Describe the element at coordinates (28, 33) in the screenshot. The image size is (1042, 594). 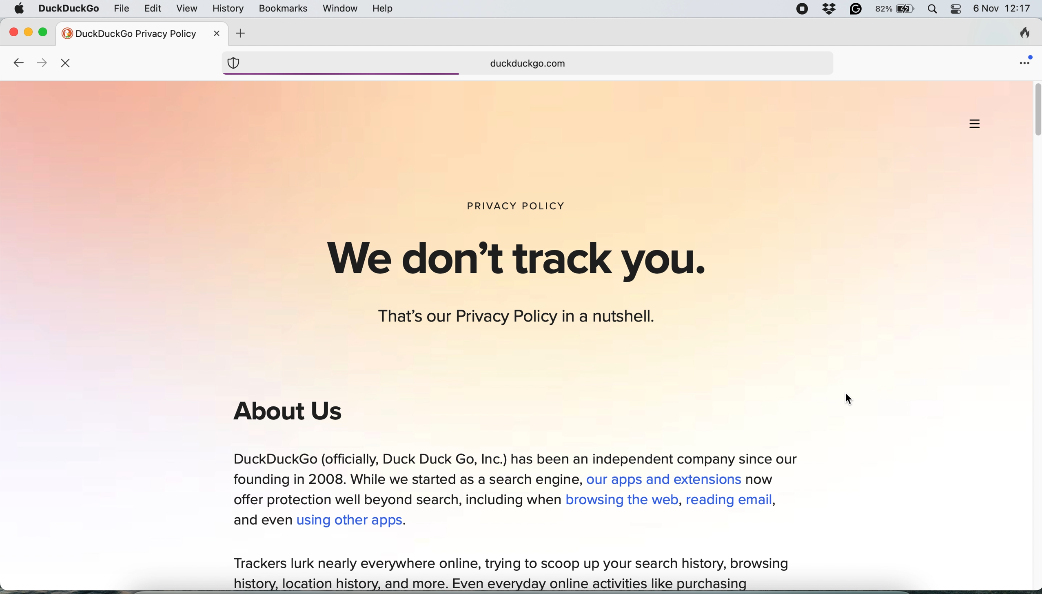
I see `minimise` at that location.